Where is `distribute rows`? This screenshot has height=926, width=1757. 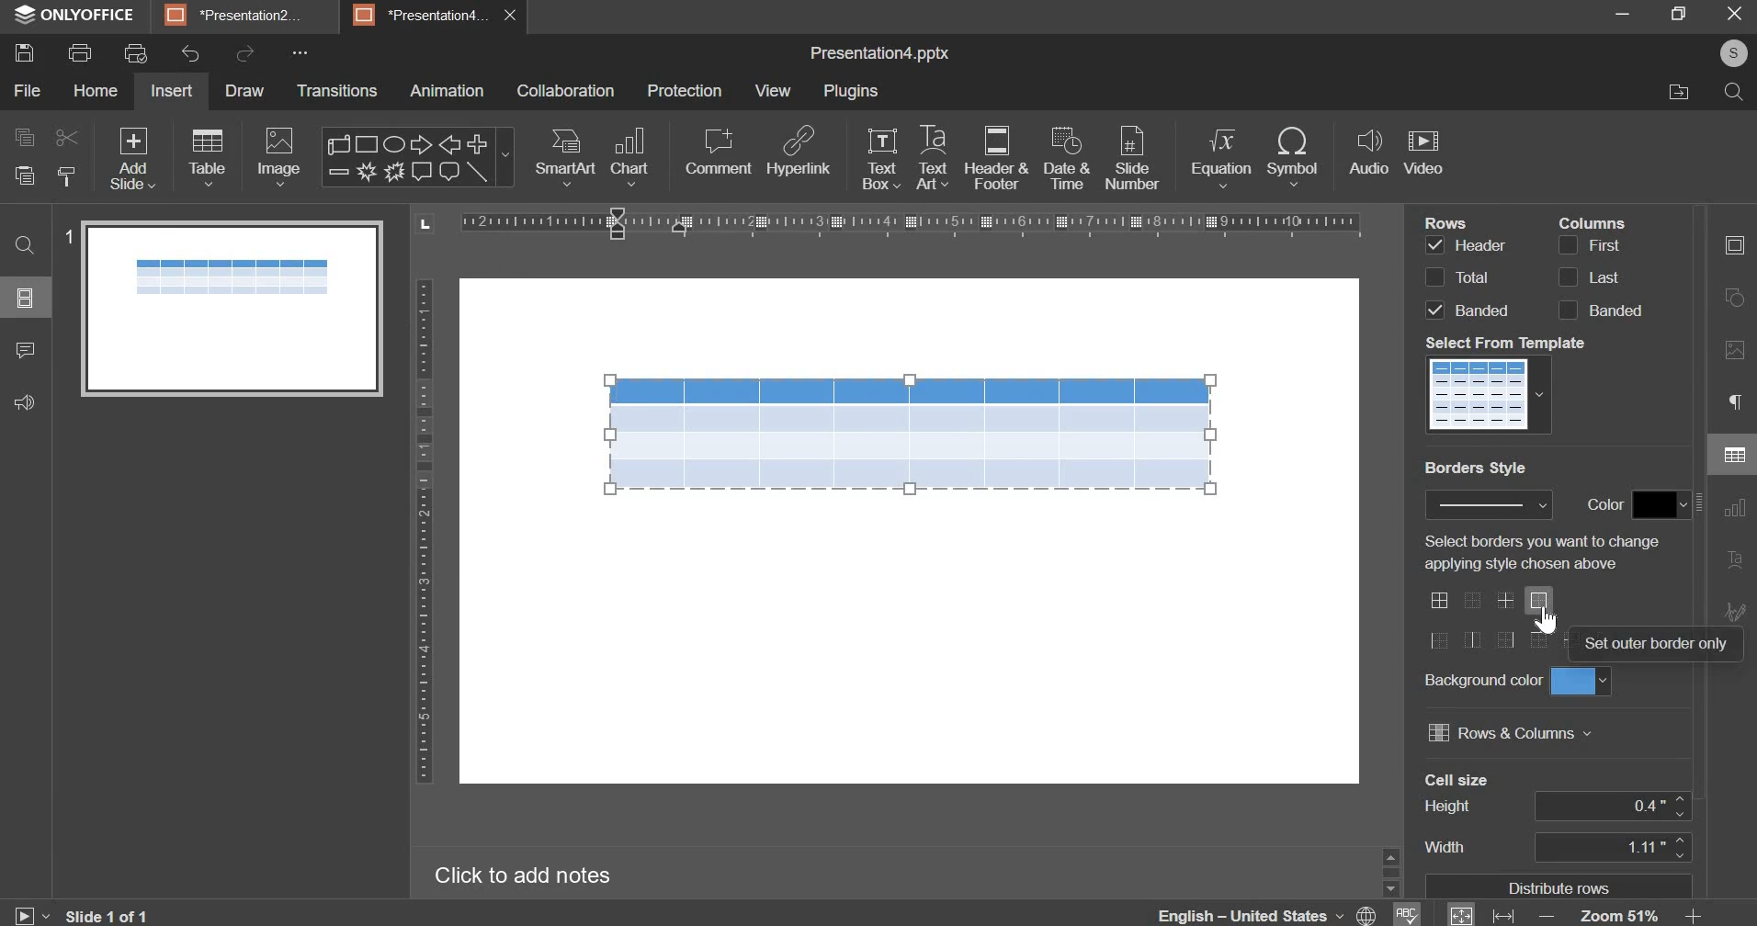
distribute rows is located at coordinates (1556, 884).